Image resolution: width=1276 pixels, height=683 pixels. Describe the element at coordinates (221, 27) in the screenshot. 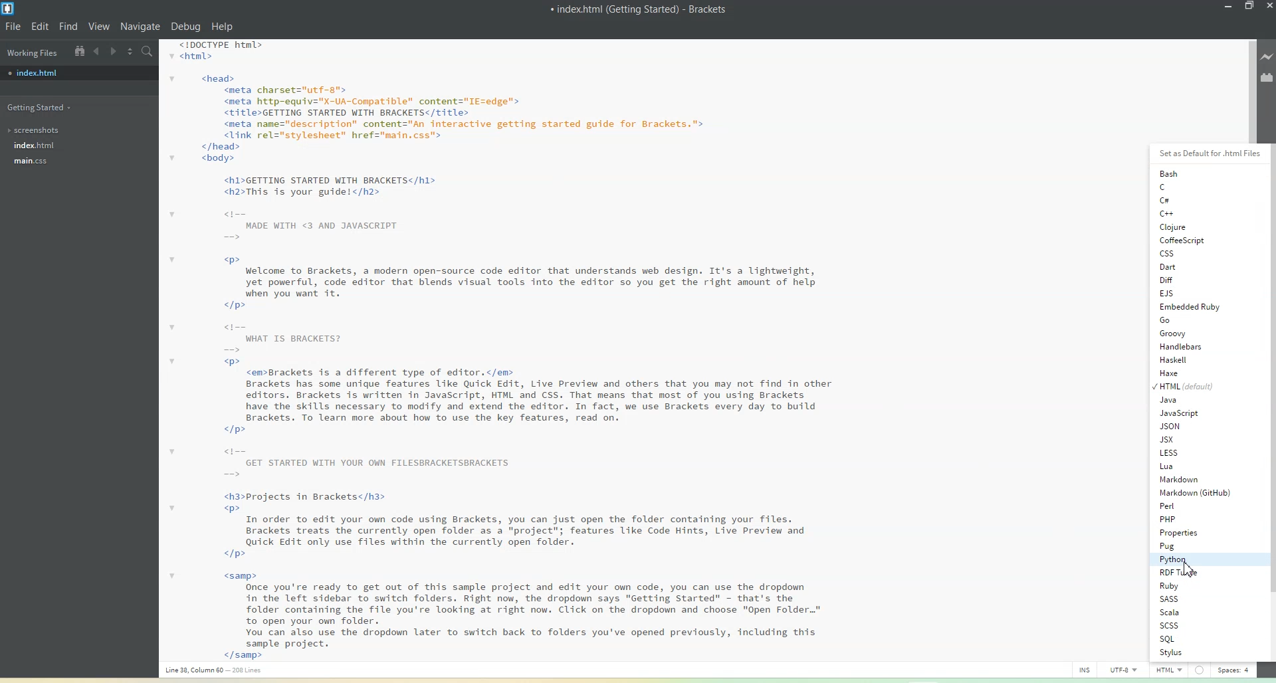

I see `Help` at that location.